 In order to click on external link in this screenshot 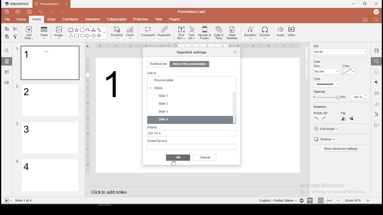, I will do `click(158, 64)`.